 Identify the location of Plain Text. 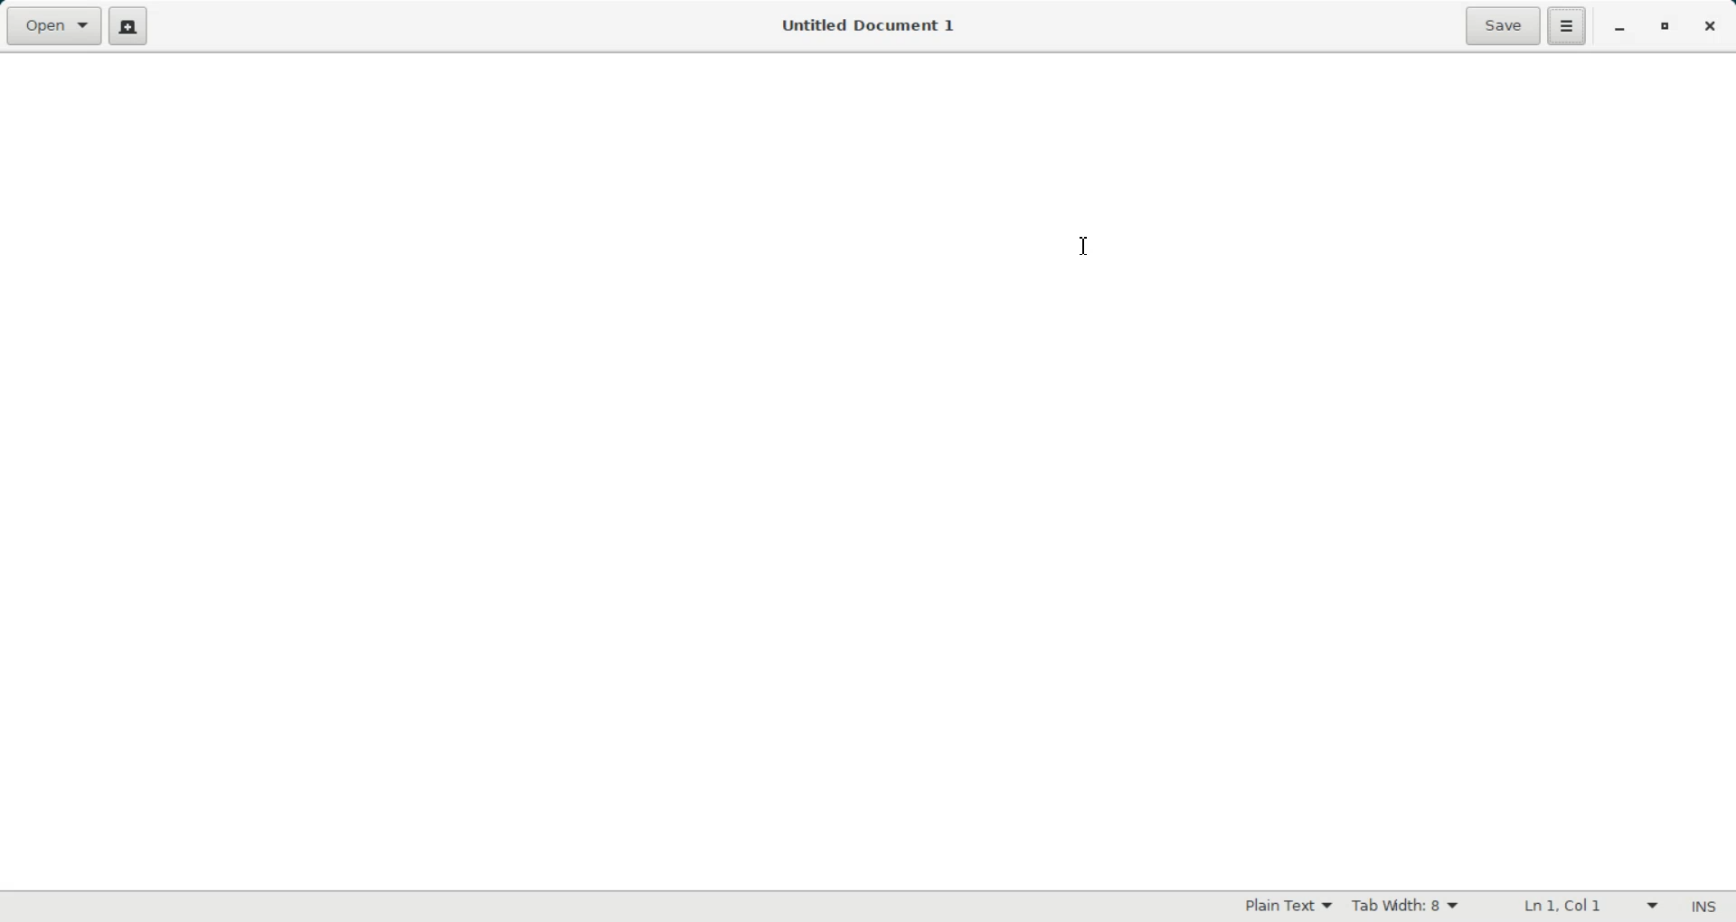
(1288, 906).